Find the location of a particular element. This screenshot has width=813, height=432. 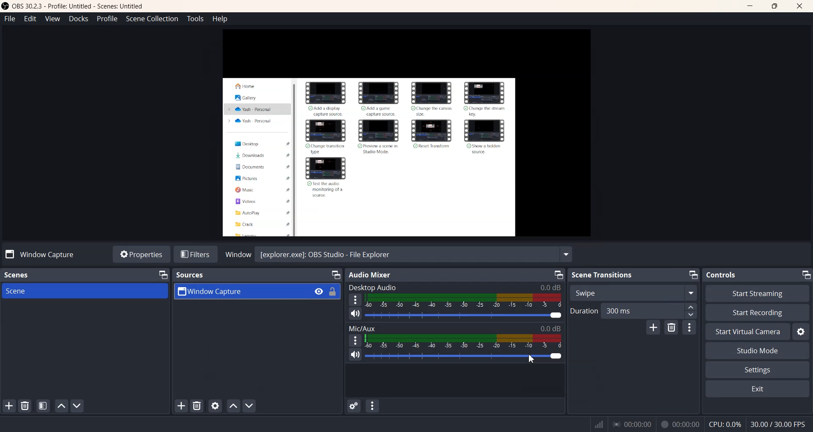

Signals is located at coordinates (595, 424).